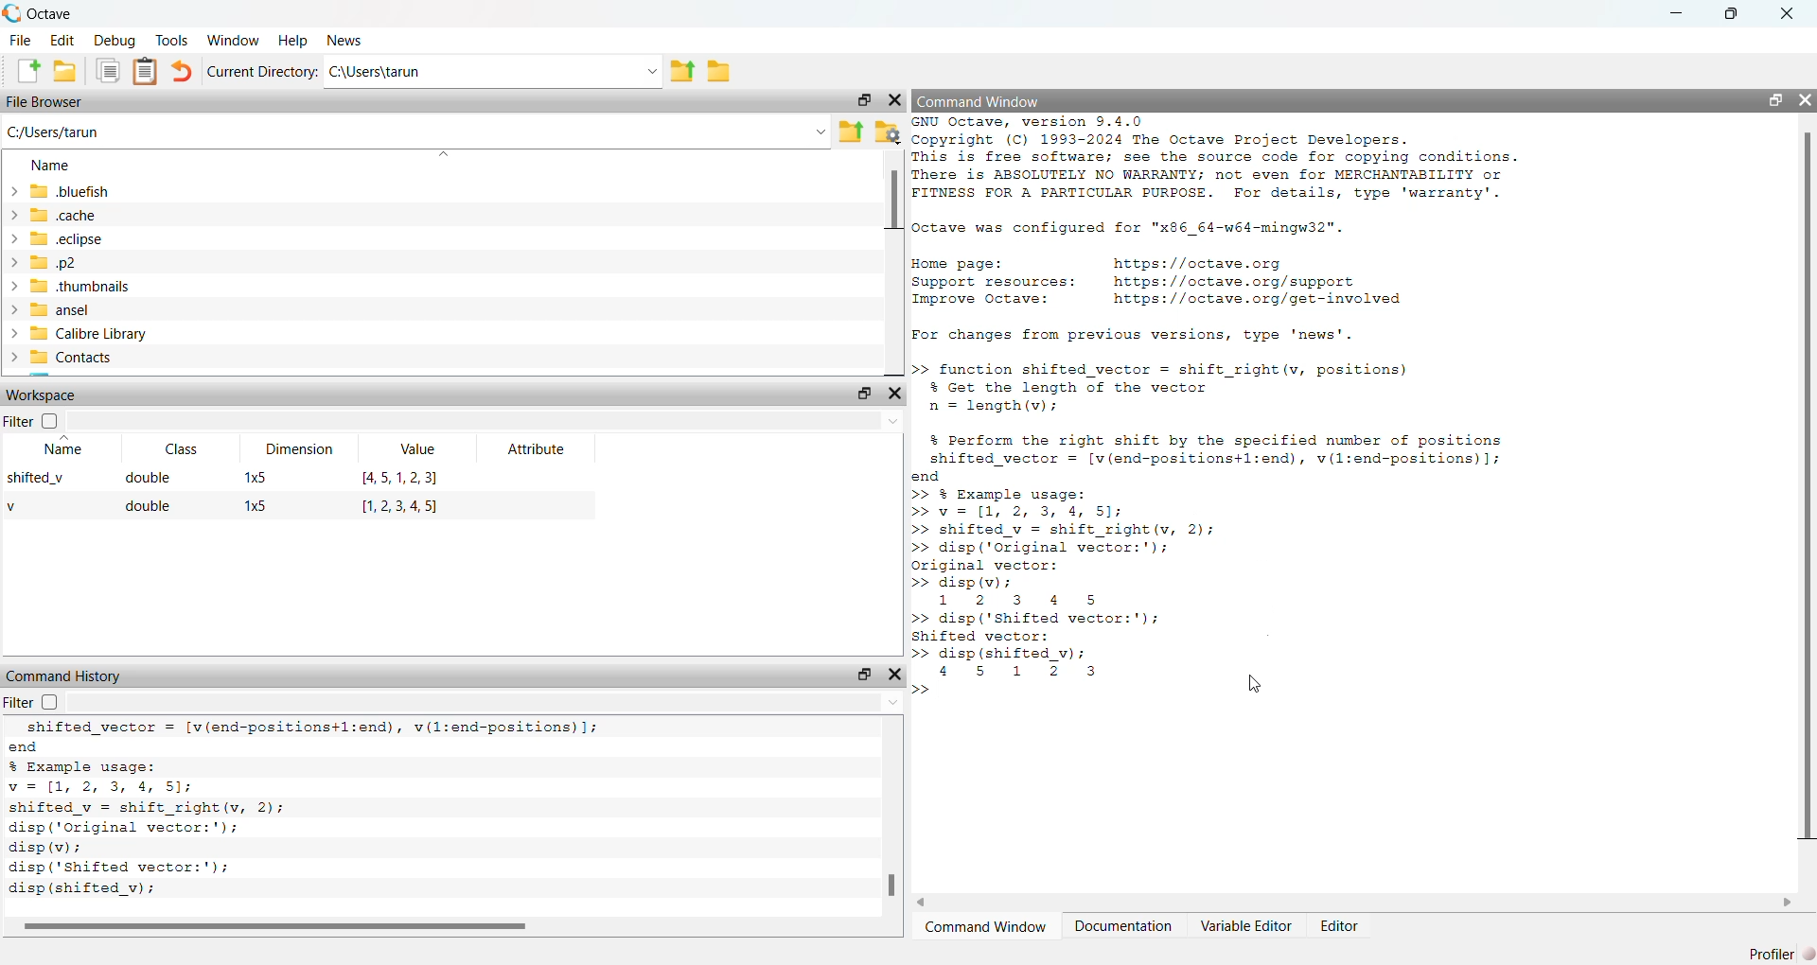  I want to click on attribute, so click(534, 451).